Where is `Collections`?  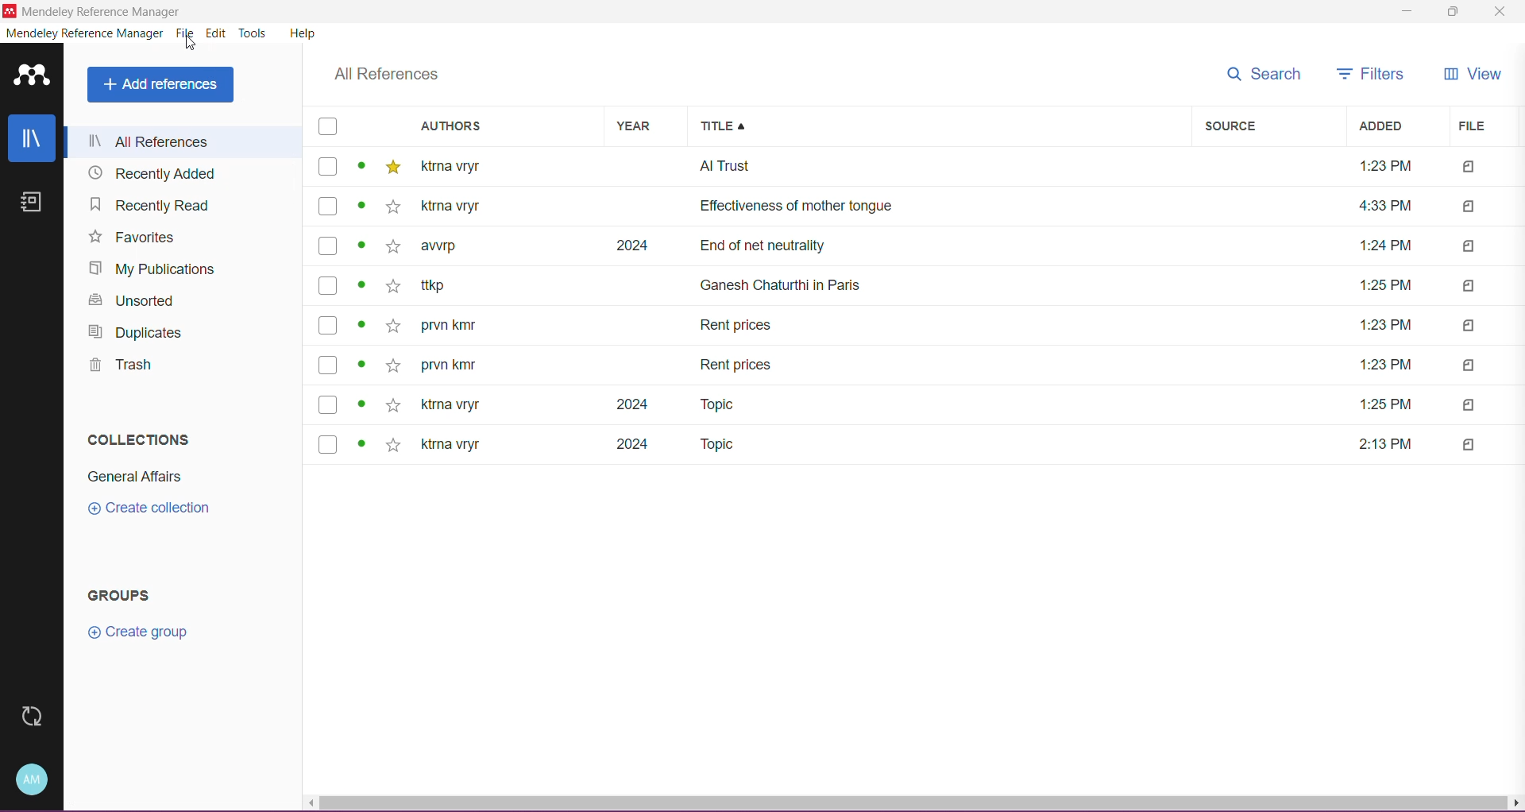
Collections is located at coordinates (140, 439).